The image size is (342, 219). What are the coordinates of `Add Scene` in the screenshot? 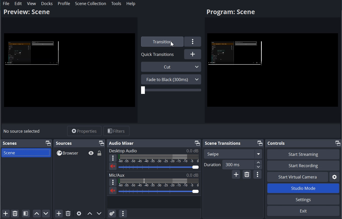 It's located at (6, 213).